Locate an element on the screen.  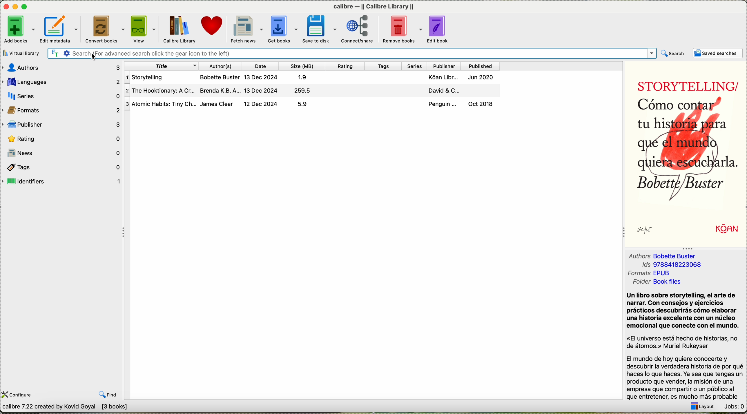
13 Dec 2024 is located at coordinates (262, 91).